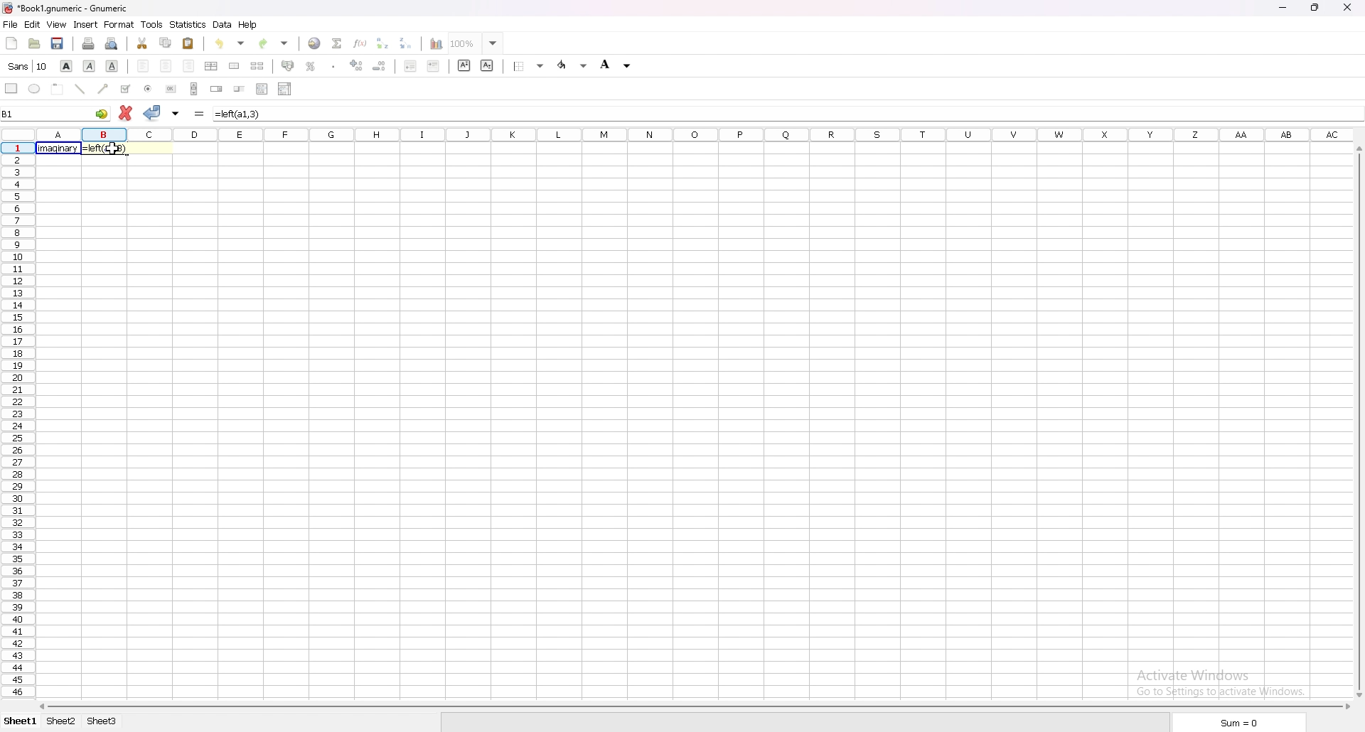 The height and width of the screenshot is (732, 1365). What do you see at coordinates (288, 65) in the screenshot?
I see `accounting` at bounding box center [288, 65].